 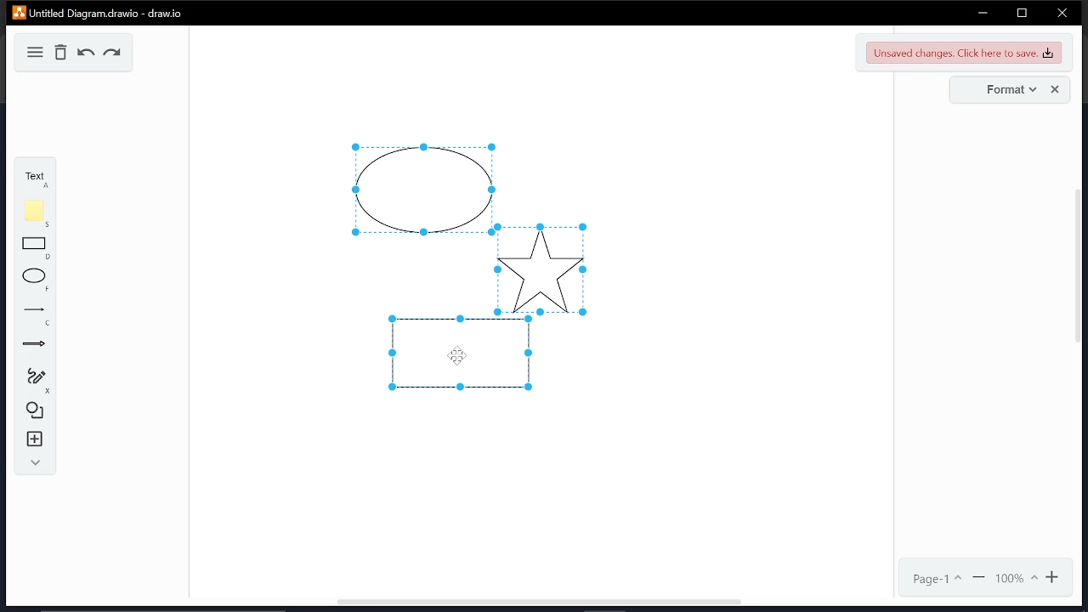 I want to click on restore down, so click(x=1022, y=13).